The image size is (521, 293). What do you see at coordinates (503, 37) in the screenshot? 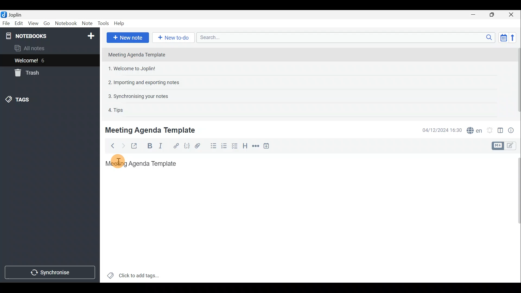
I see `Toggle sort order` at bounding box center [503, 37].